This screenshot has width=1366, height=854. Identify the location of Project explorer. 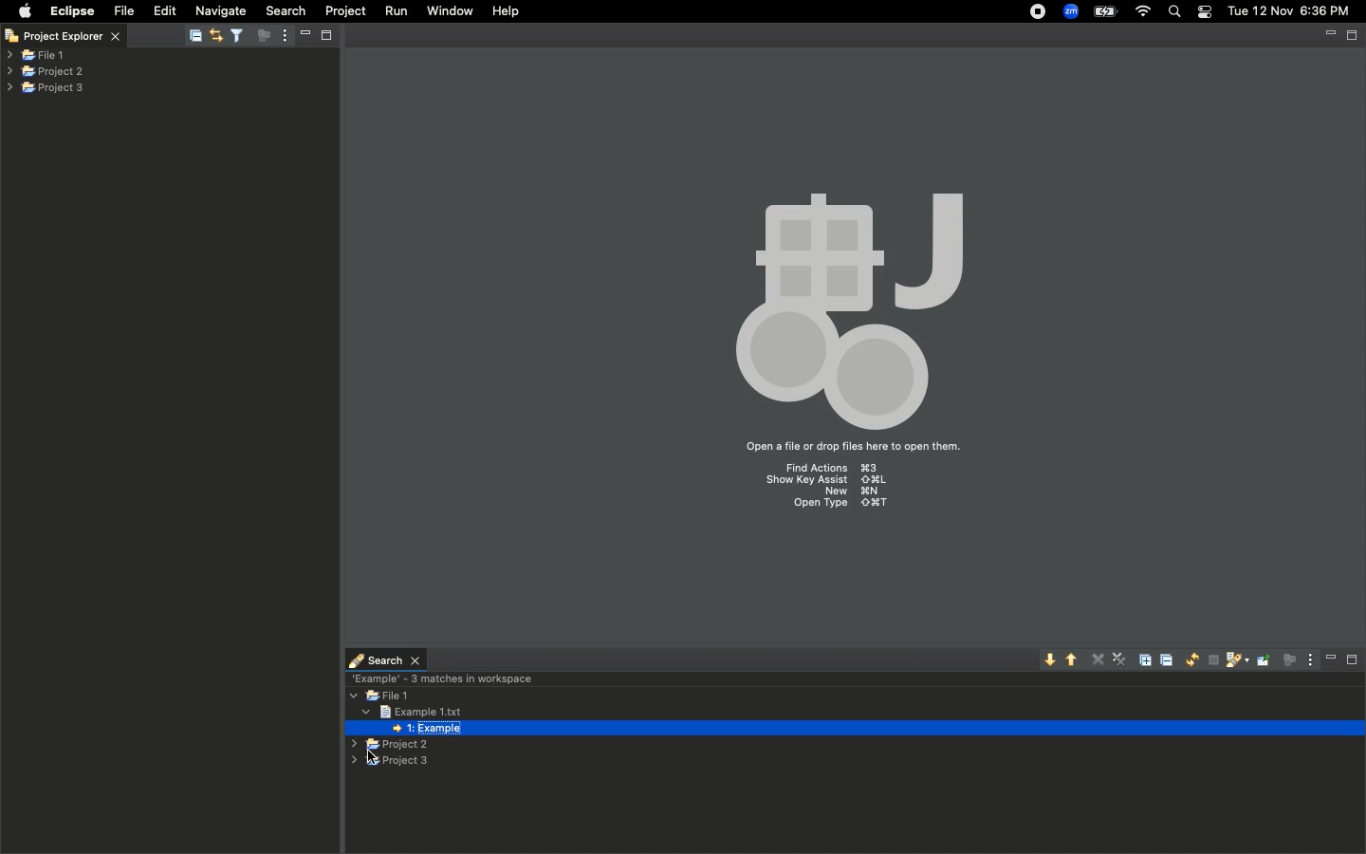
(76, 35).